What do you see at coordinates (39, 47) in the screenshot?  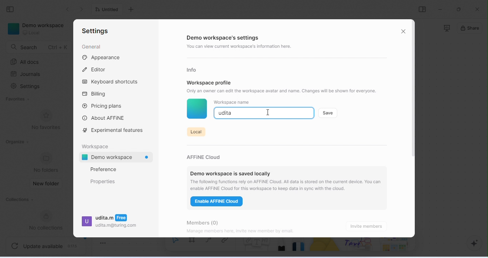 I see `search` at bounding box center [39, 47].